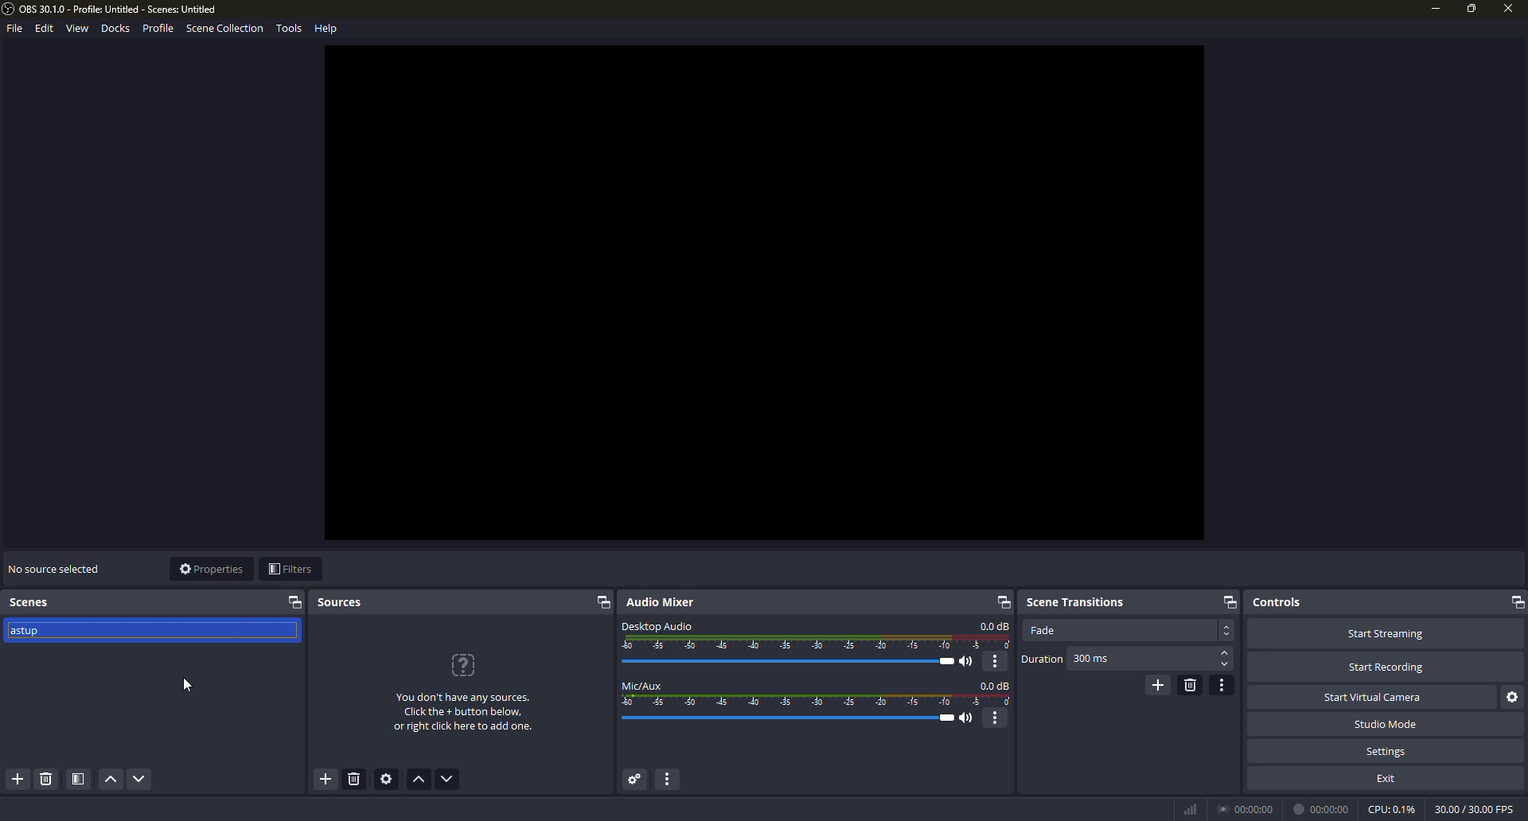 The height and width of the screenshot is (821, 1528). What do you see at coordinates (357, 781) in the screenshot?
I see `remove selected source` at bounding box center [357, 781].